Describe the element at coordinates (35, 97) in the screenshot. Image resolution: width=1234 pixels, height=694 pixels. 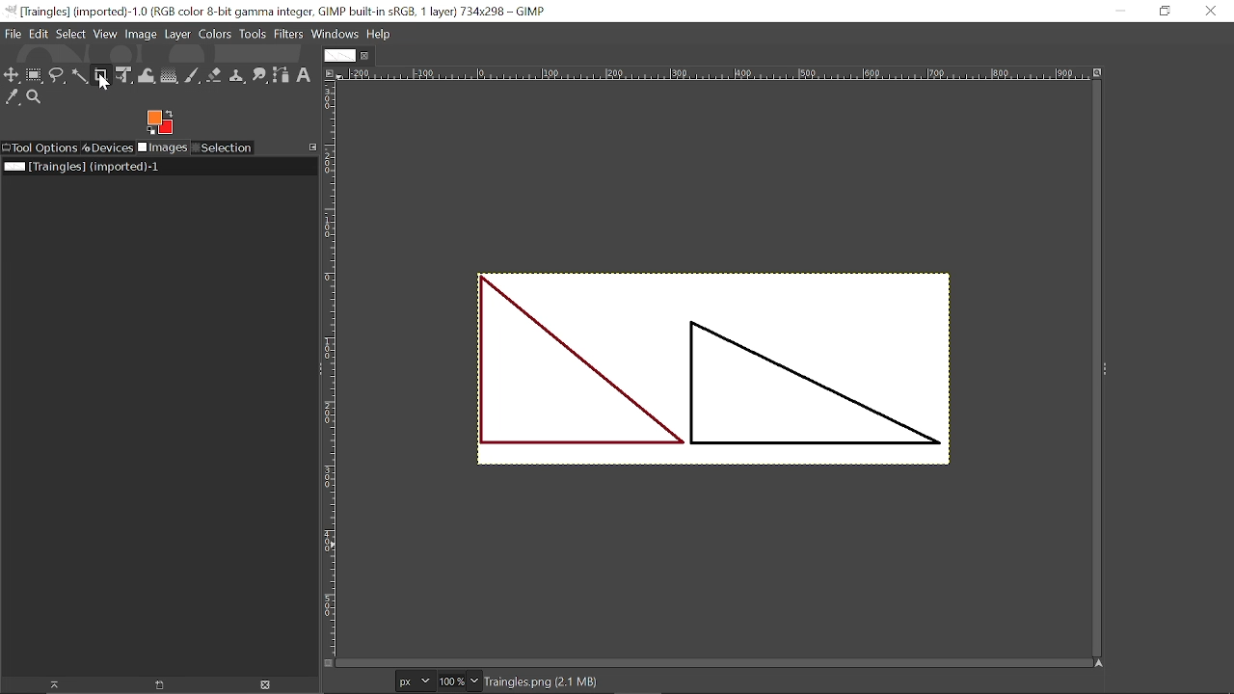
I see `Zoom took` at that location.